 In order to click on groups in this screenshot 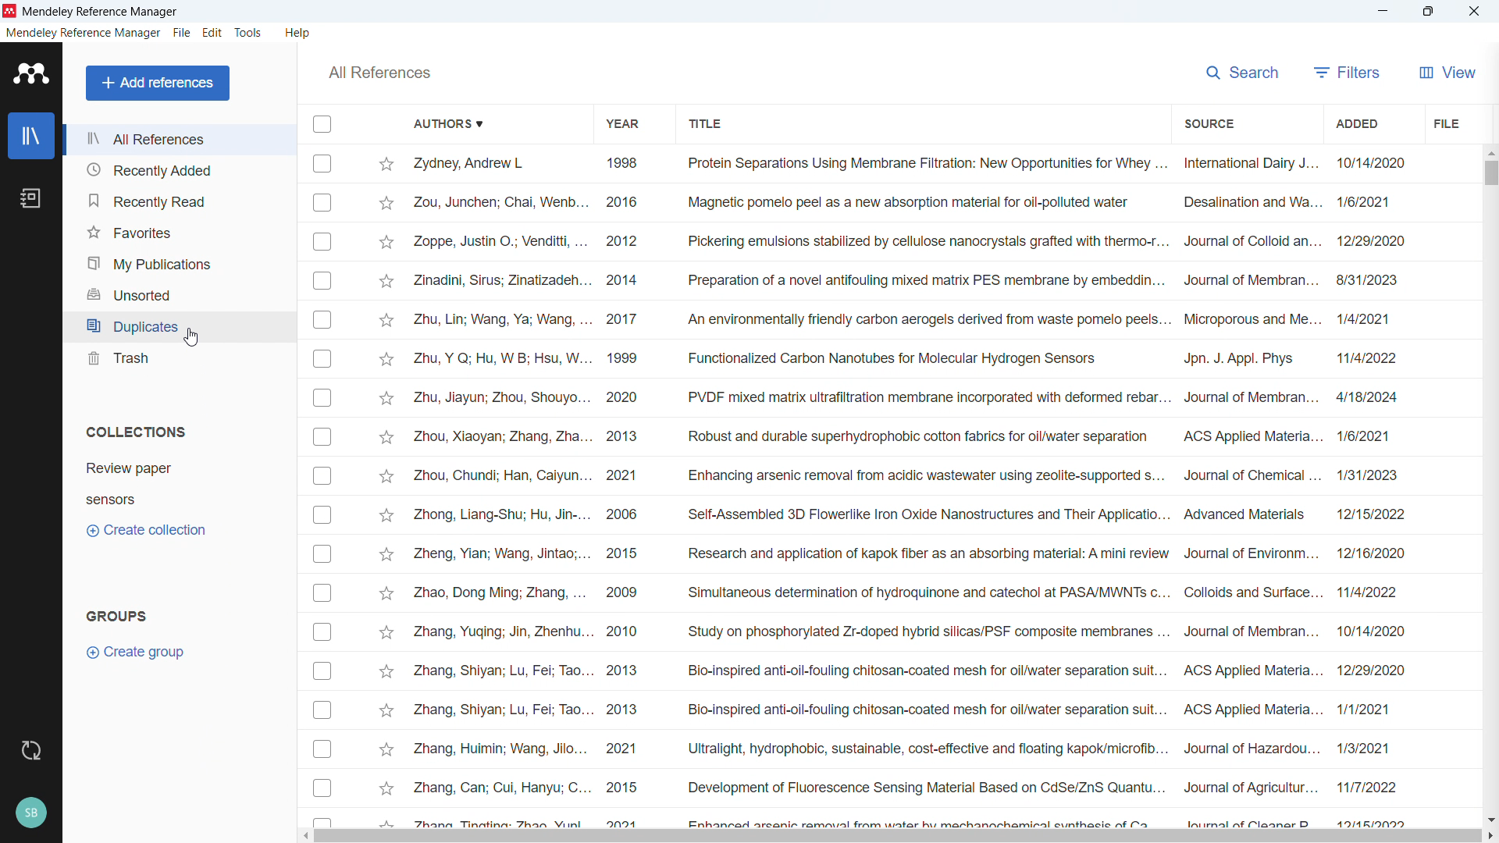, I will do `click(117, 615)`.